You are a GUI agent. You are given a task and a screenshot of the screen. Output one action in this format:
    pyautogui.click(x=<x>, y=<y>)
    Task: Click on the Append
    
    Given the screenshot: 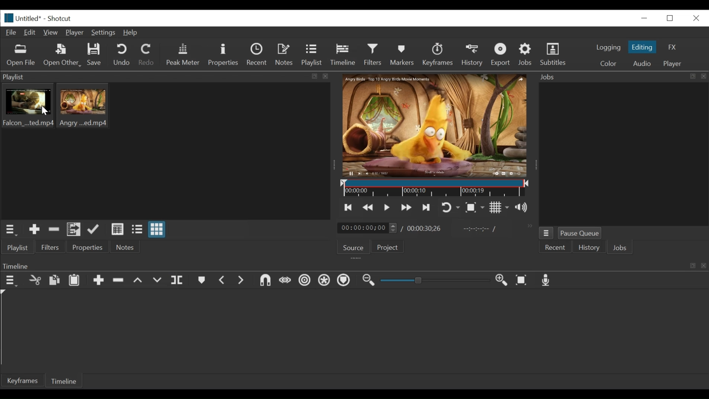 What is the action you would take?
    pyautogui.click(x=99, y=282)
    